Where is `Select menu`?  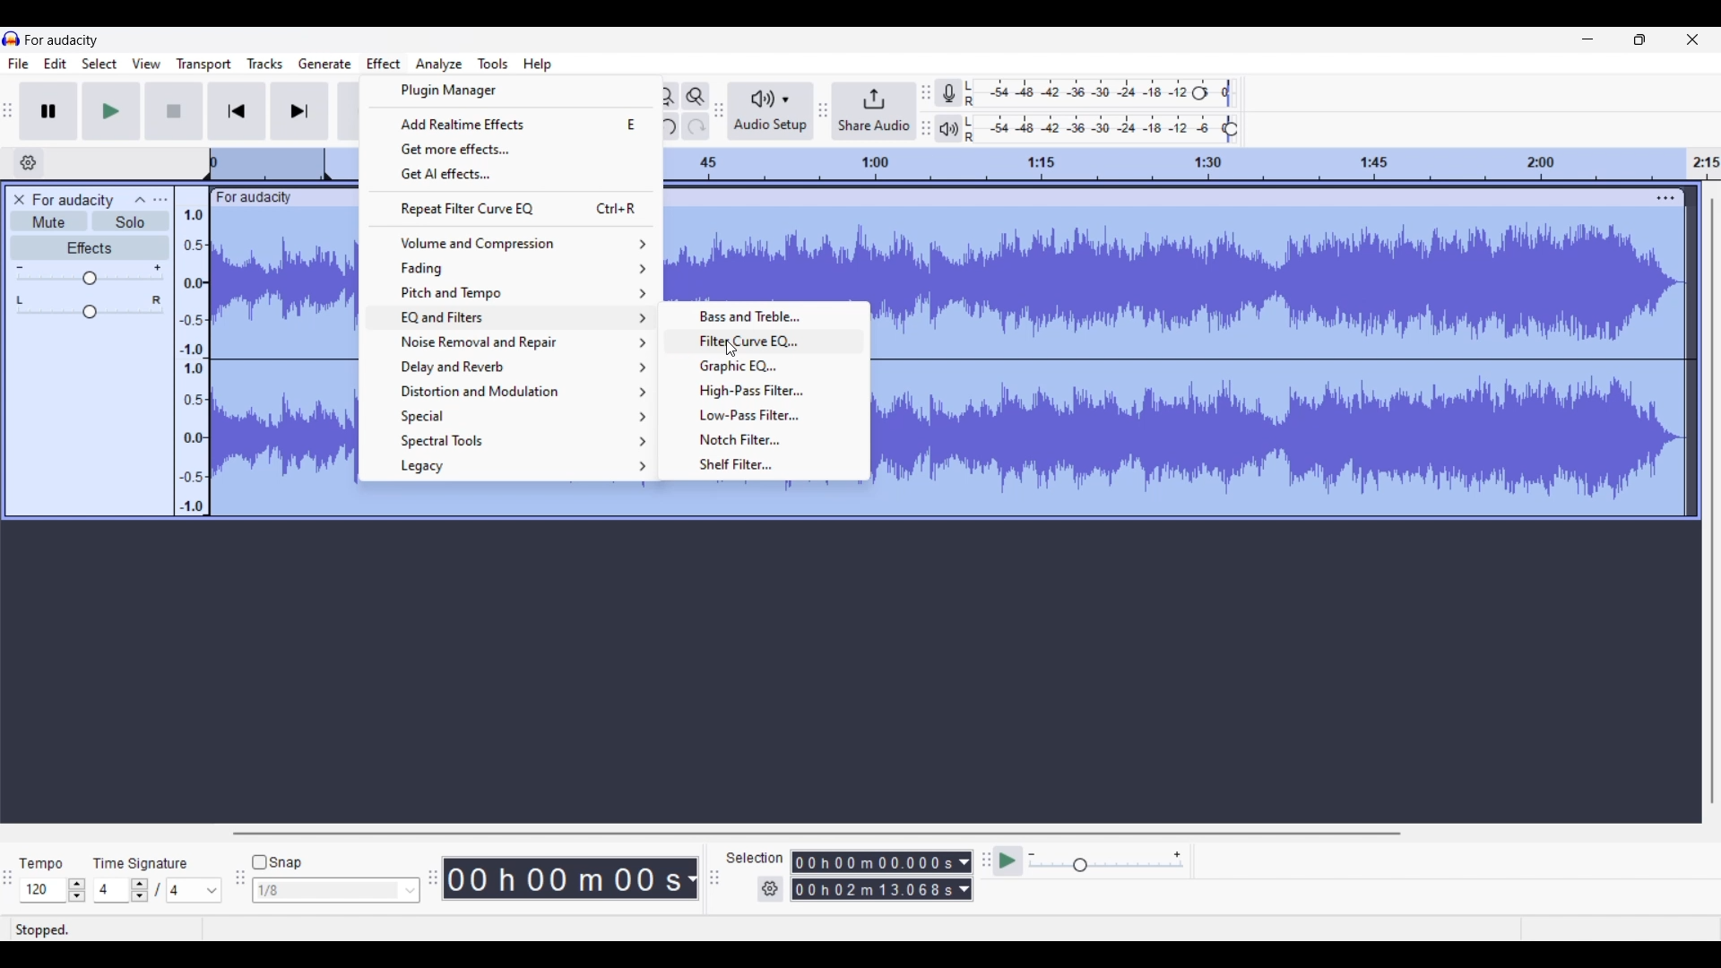
Select menu is located at coordinates (99, 65).